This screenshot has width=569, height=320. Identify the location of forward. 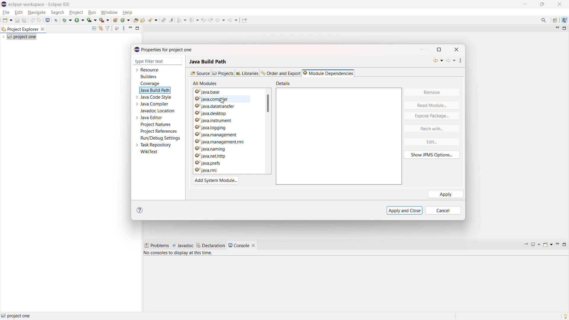
(233, 20).